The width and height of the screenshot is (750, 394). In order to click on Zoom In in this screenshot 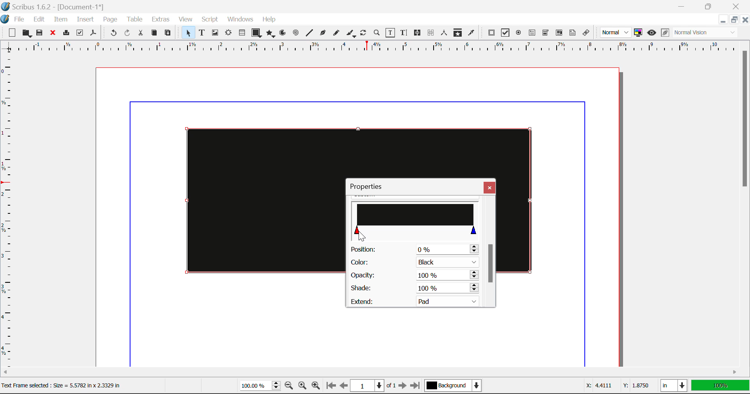, I will do `click(316, 387)`.